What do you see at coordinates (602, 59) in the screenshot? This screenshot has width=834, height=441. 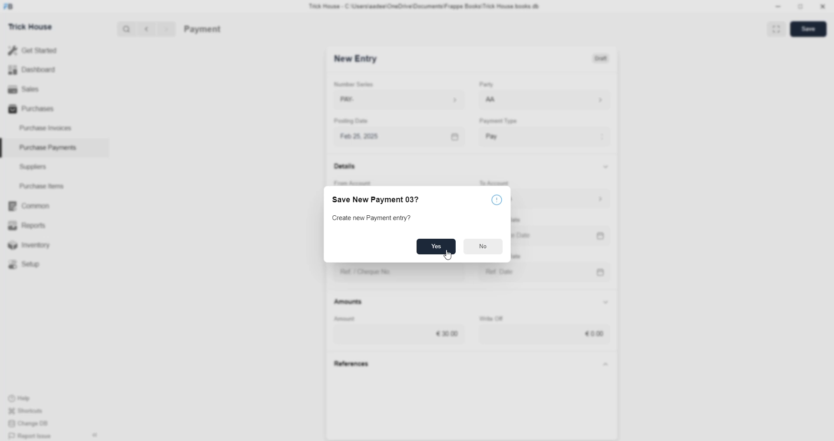 I see `Draft` at bounding box center [602, 59].